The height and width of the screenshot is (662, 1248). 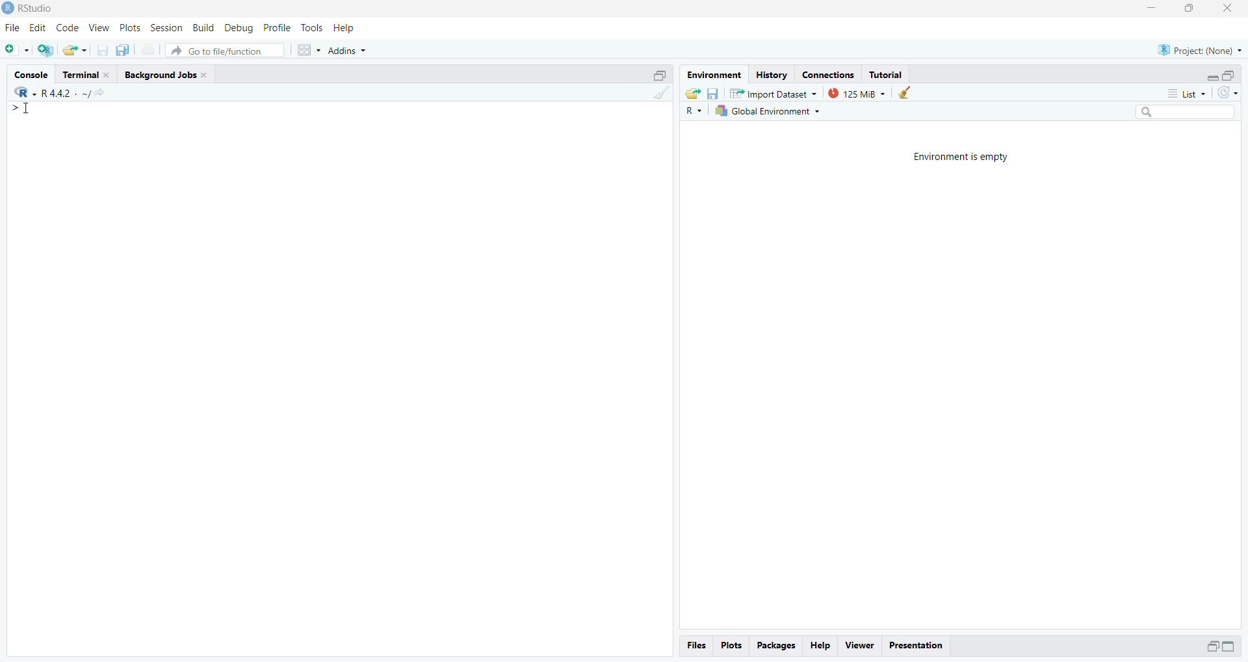 I want to click on Profile, so click(x=277, y=28).